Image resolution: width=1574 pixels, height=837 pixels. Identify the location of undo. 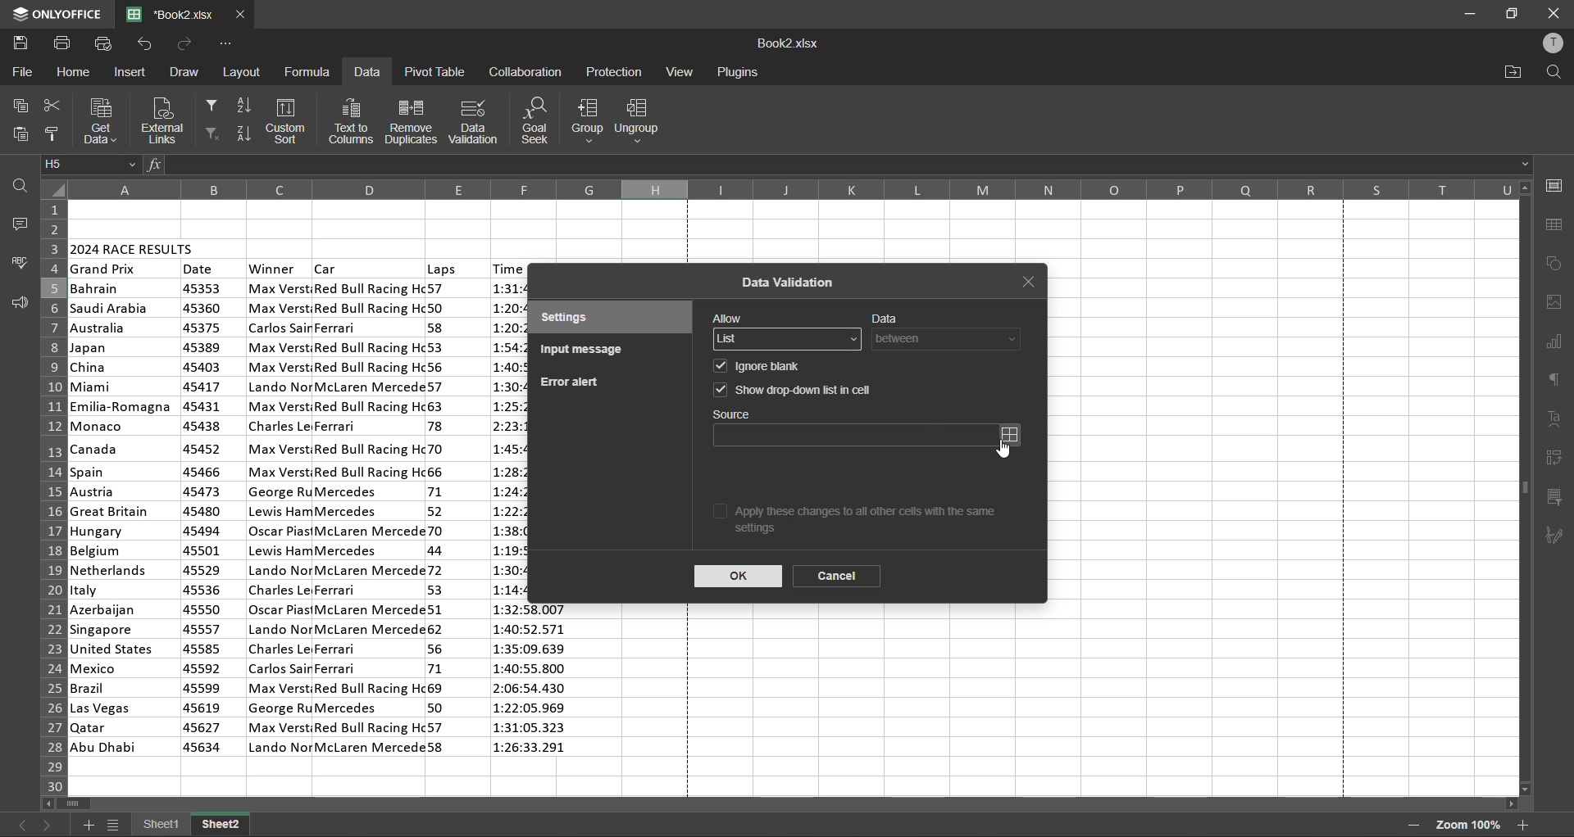
(143, 43).